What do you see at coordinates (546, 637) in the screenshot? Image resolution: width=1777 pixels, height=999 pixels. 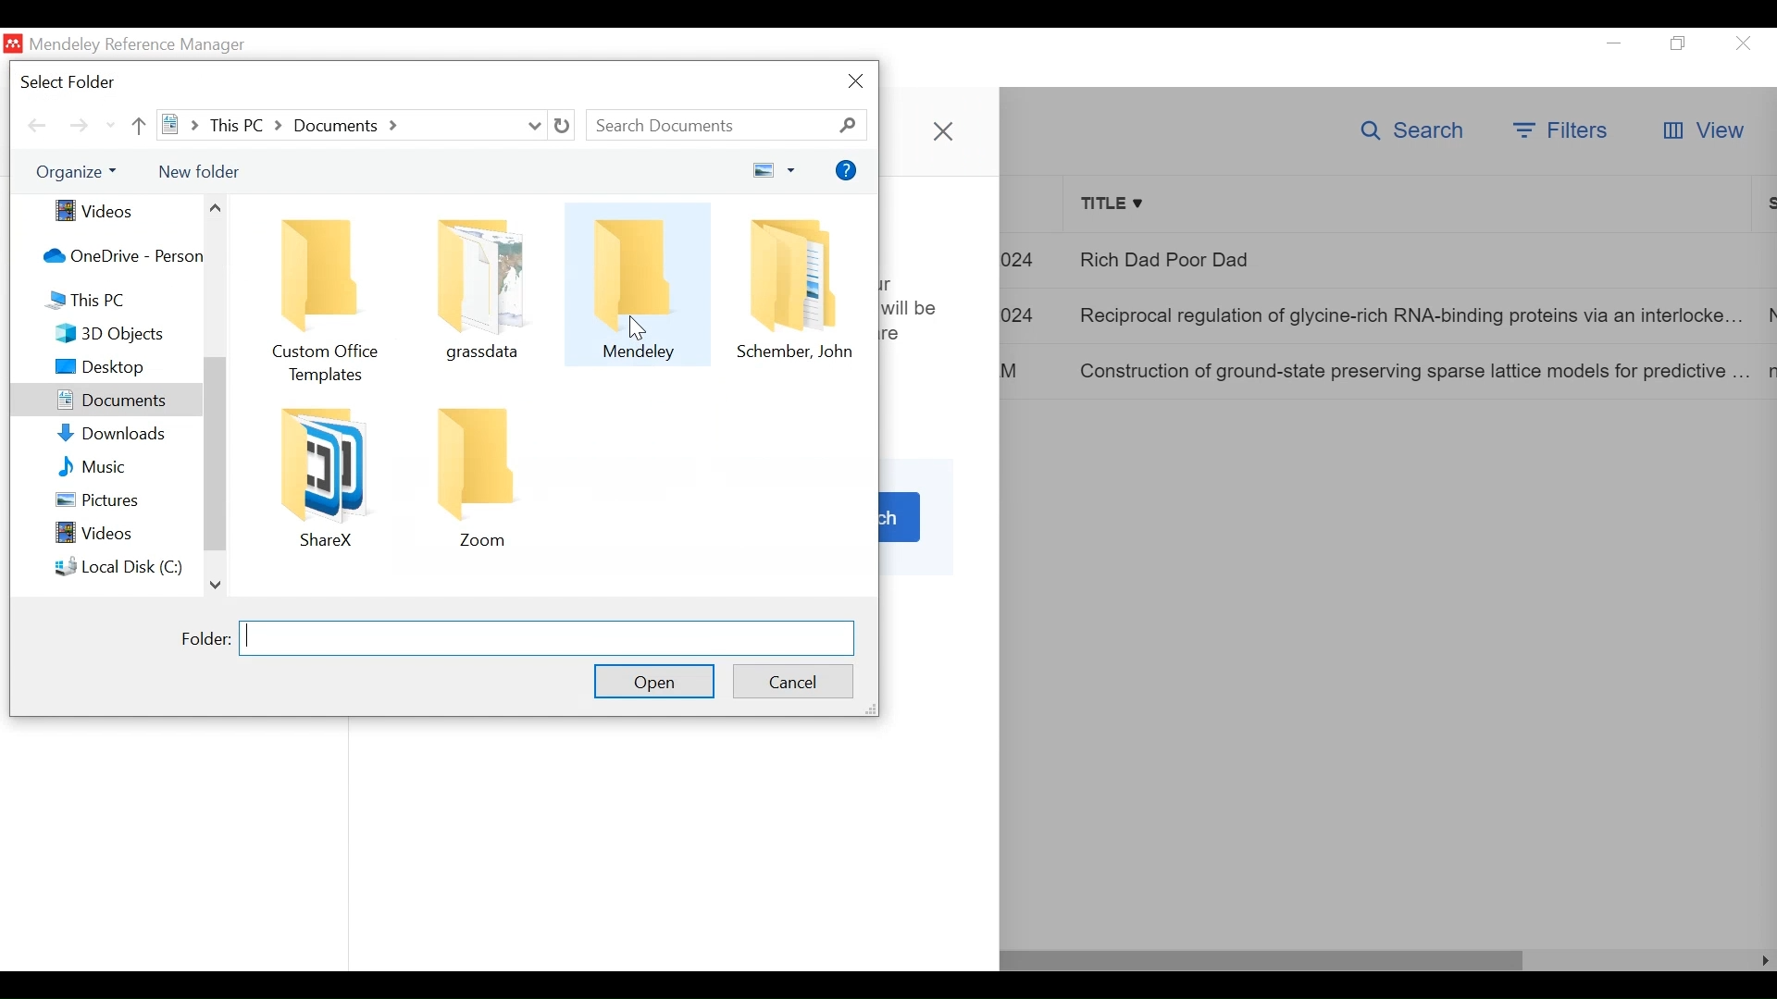 I see `Folder Field` at bounding box center [546, 637].